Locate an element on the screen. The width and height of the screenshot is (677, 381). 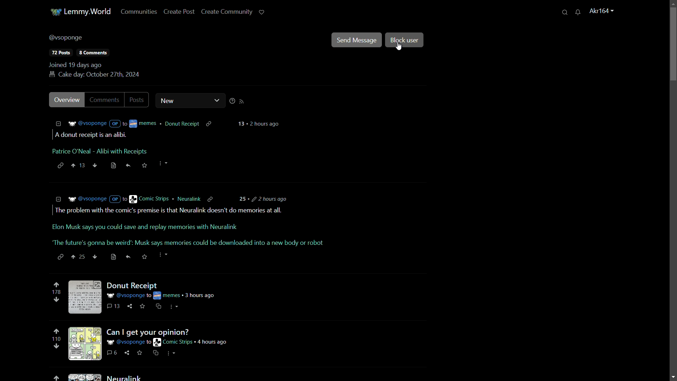
copylink is located at coordinates (213, 198).